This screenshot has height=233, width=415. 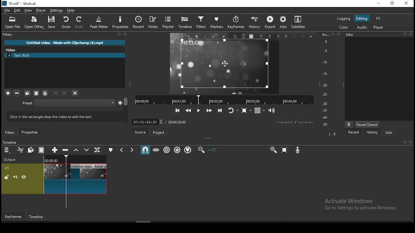 I want to click on history, so click(x=254, y=24).